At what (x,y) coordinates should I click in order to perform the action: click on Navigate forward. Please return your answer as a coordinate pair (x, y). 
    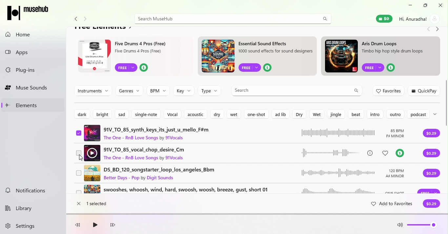
    Looking at the image, I should click on (87, 19).